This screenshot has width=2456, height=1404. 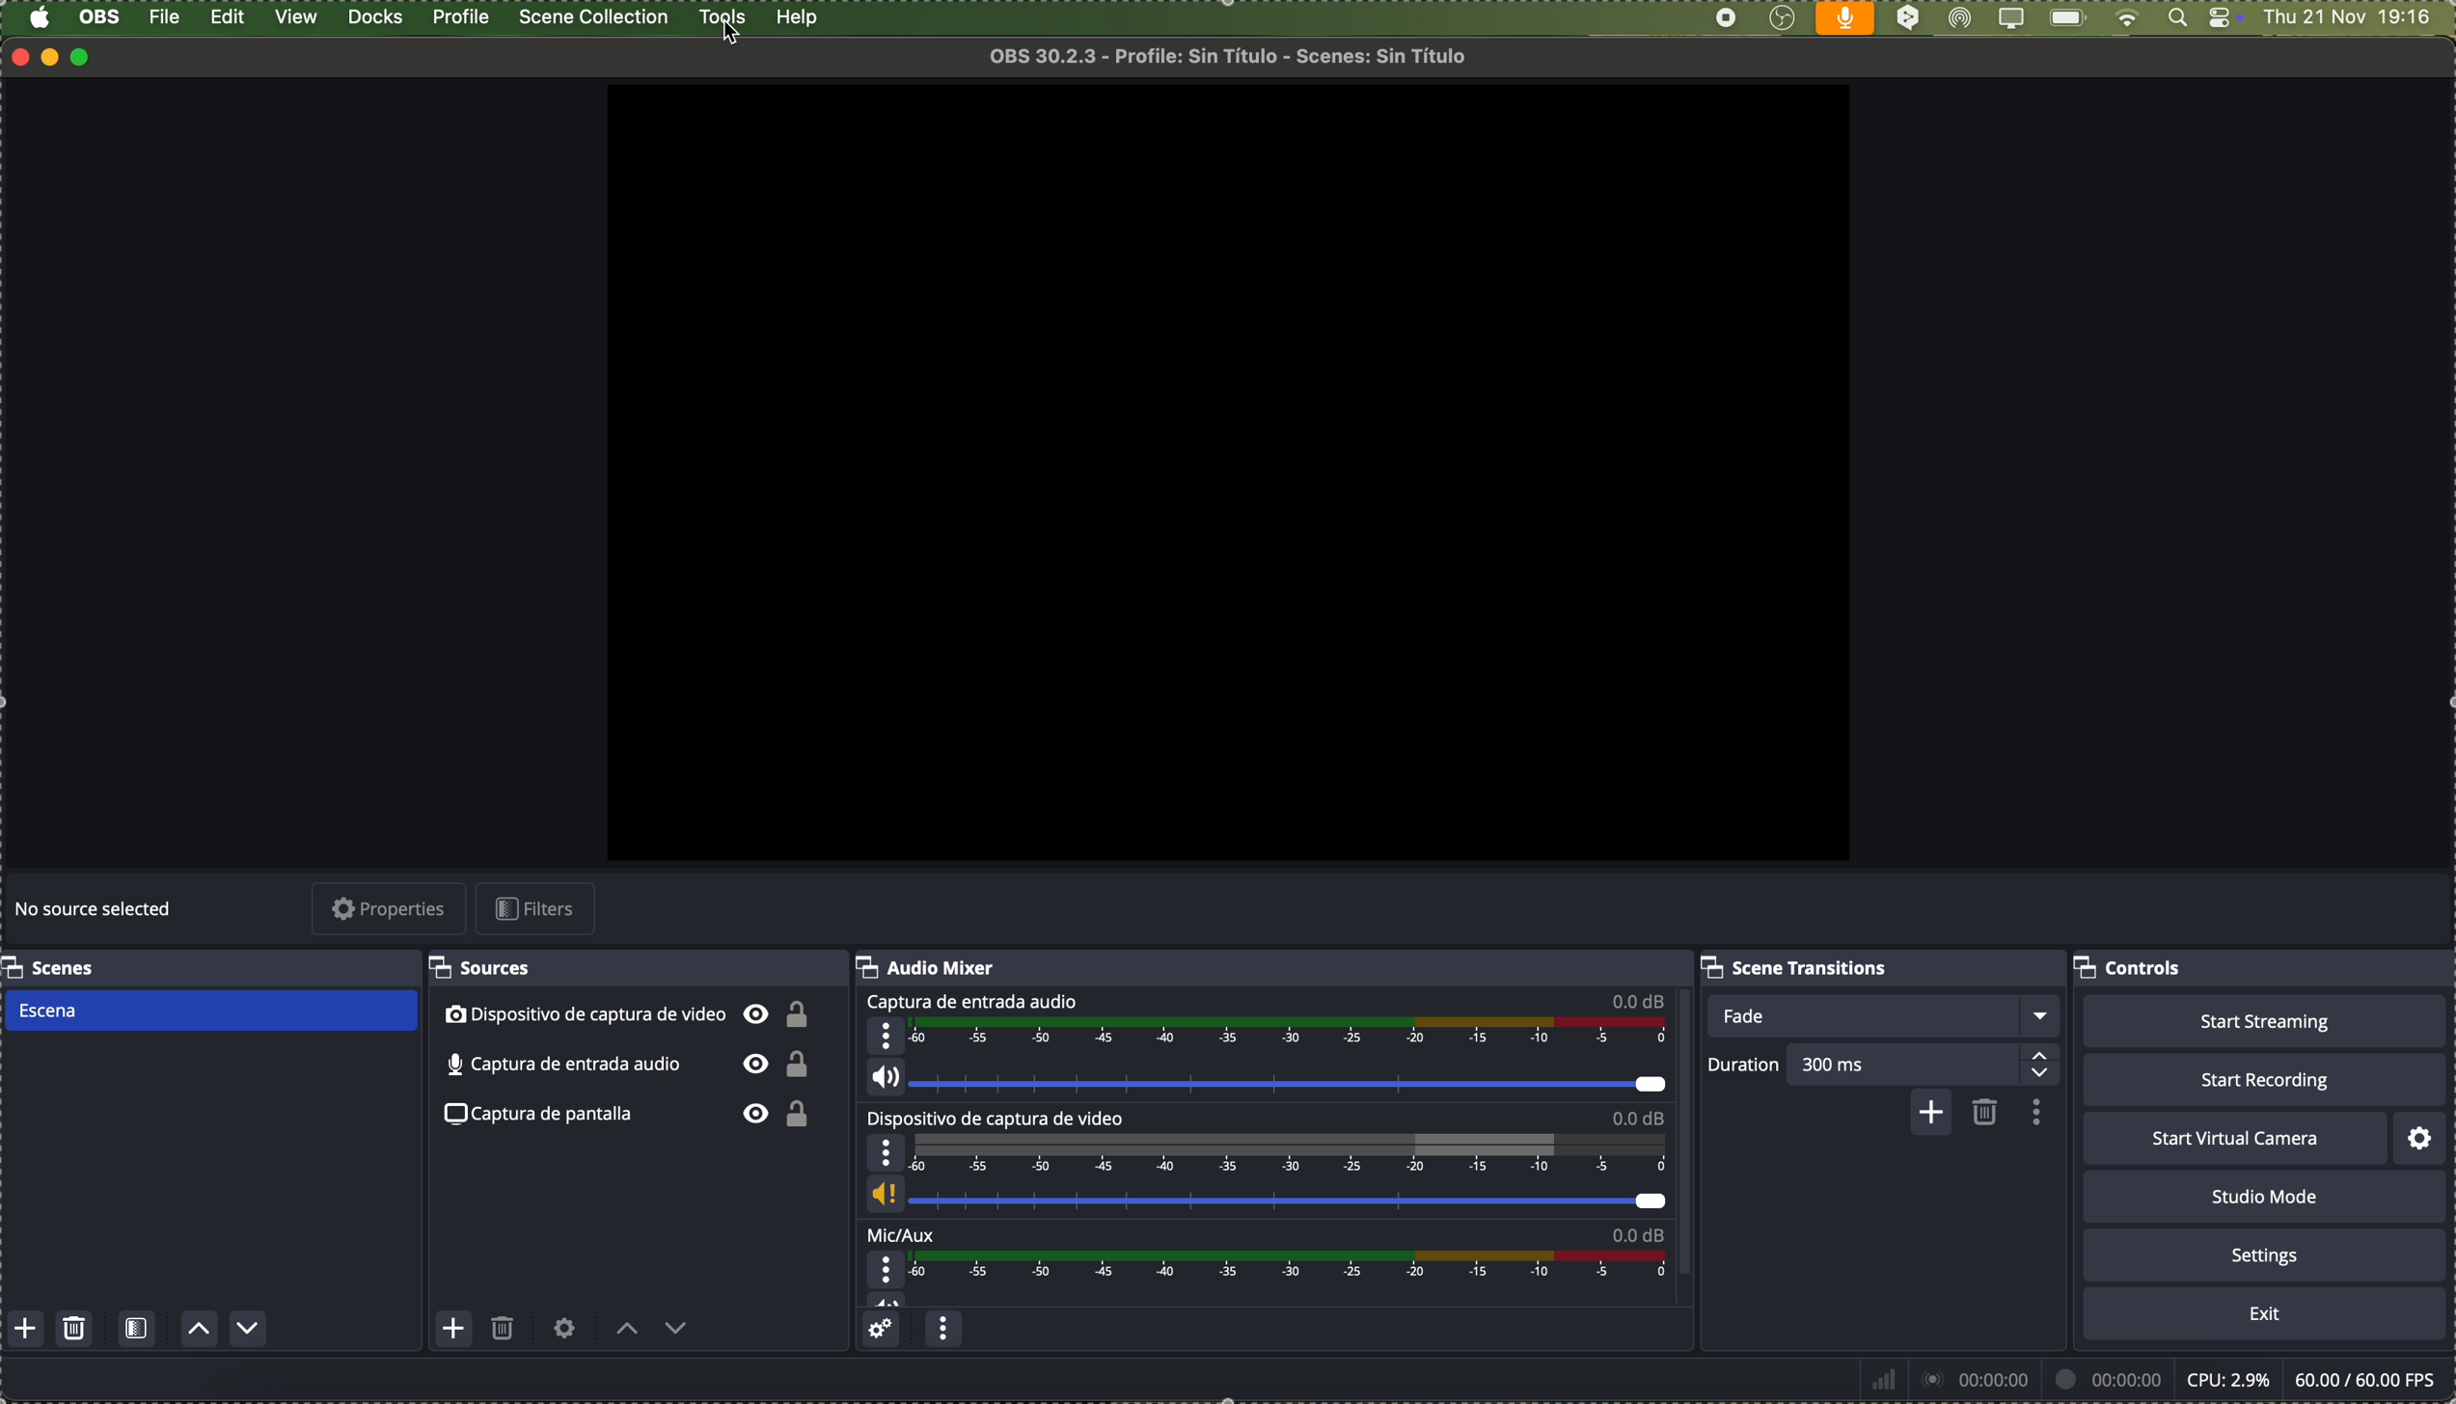 I want to click on scene, so click(x=208, y=1012).